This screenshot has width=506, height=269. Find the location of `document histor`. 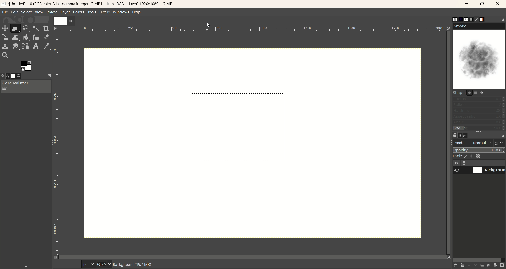

document histor is located at coordinates (470, 19).